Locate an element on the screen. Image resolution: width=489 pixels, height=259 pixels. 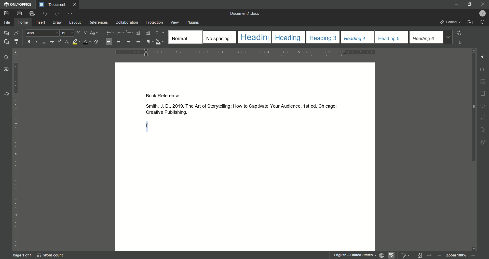
document title is located at coordinates (54, 4).